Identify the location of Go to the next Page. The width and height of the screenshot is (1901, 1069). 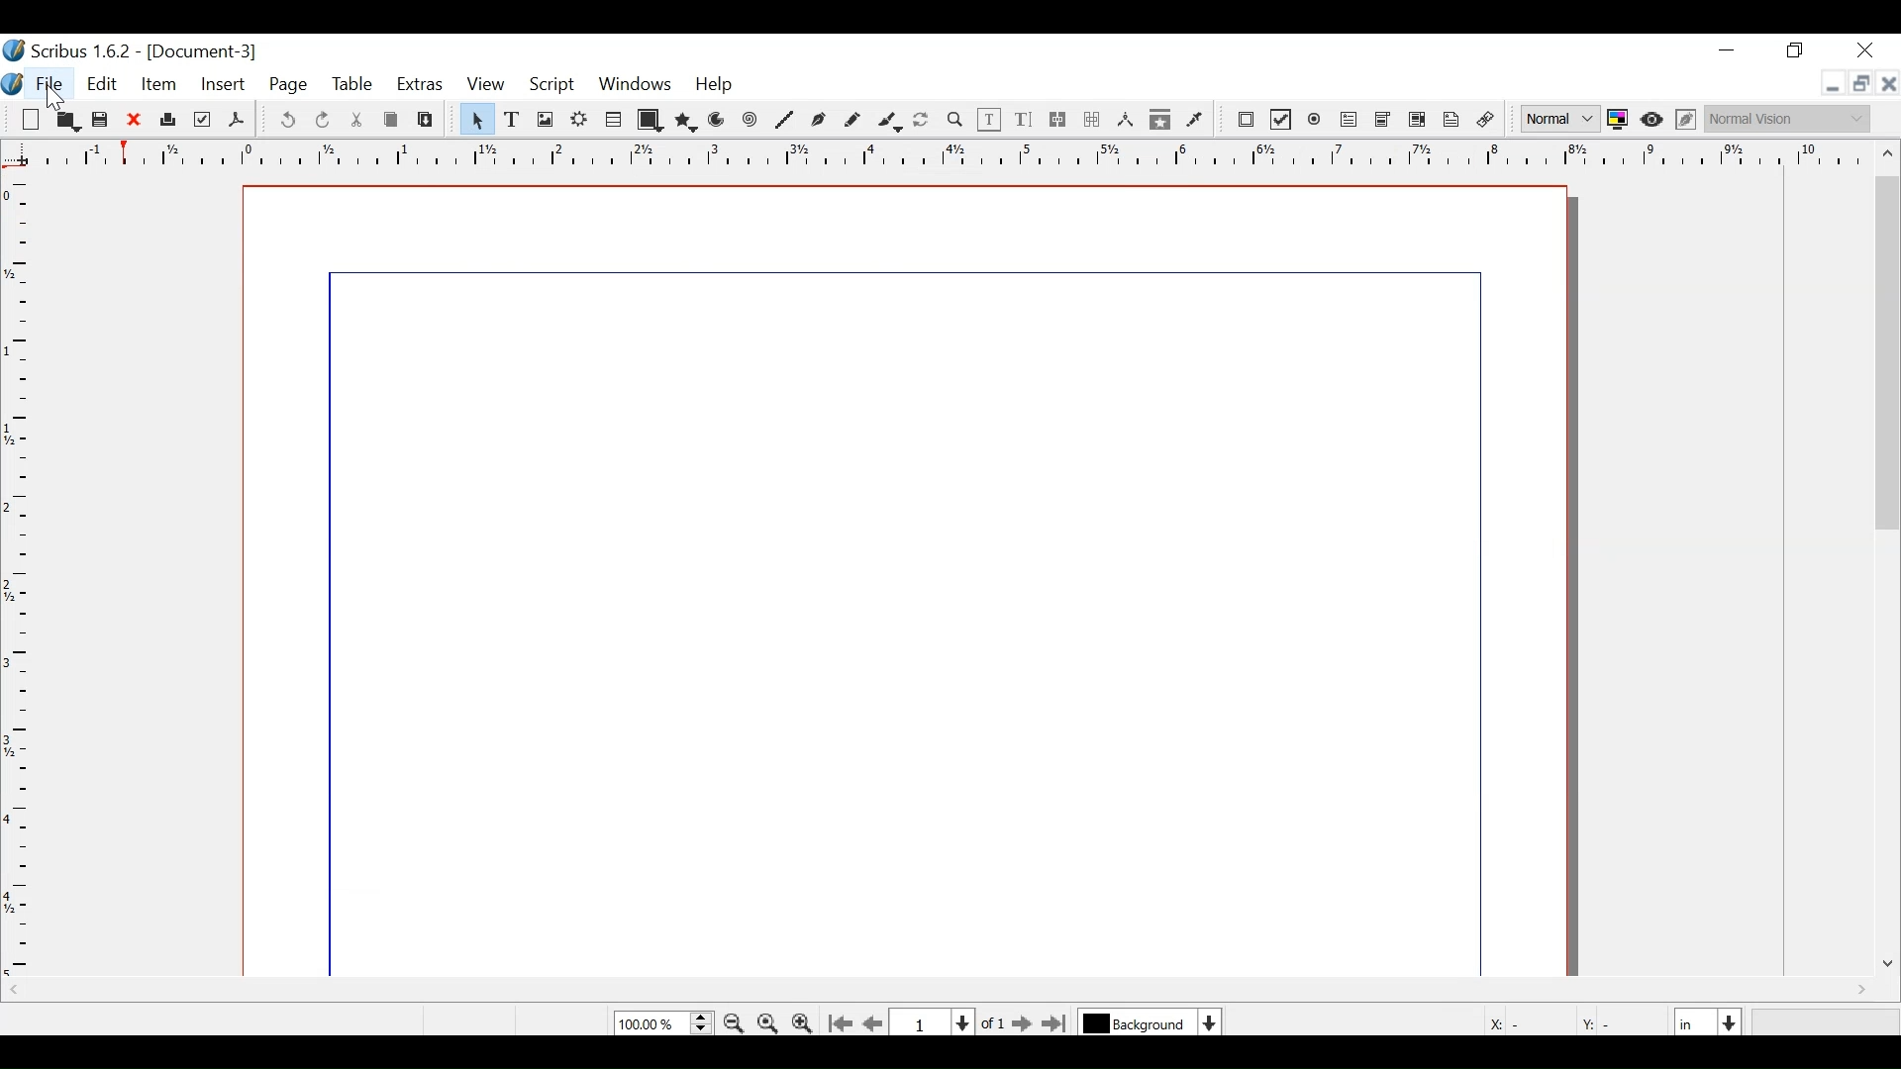
(1017, 1023).